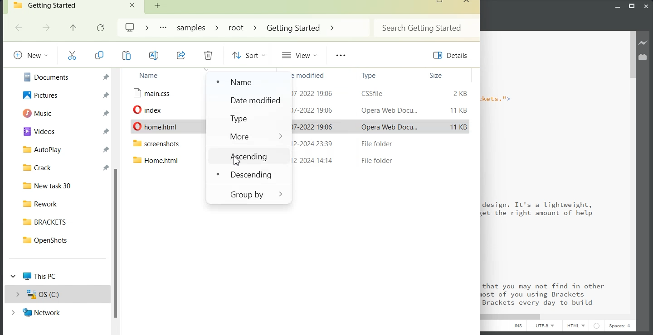  What do you see at coordinates (314, 93) in the screenshot?
I see `date modified` at bounding box center [314, 93].